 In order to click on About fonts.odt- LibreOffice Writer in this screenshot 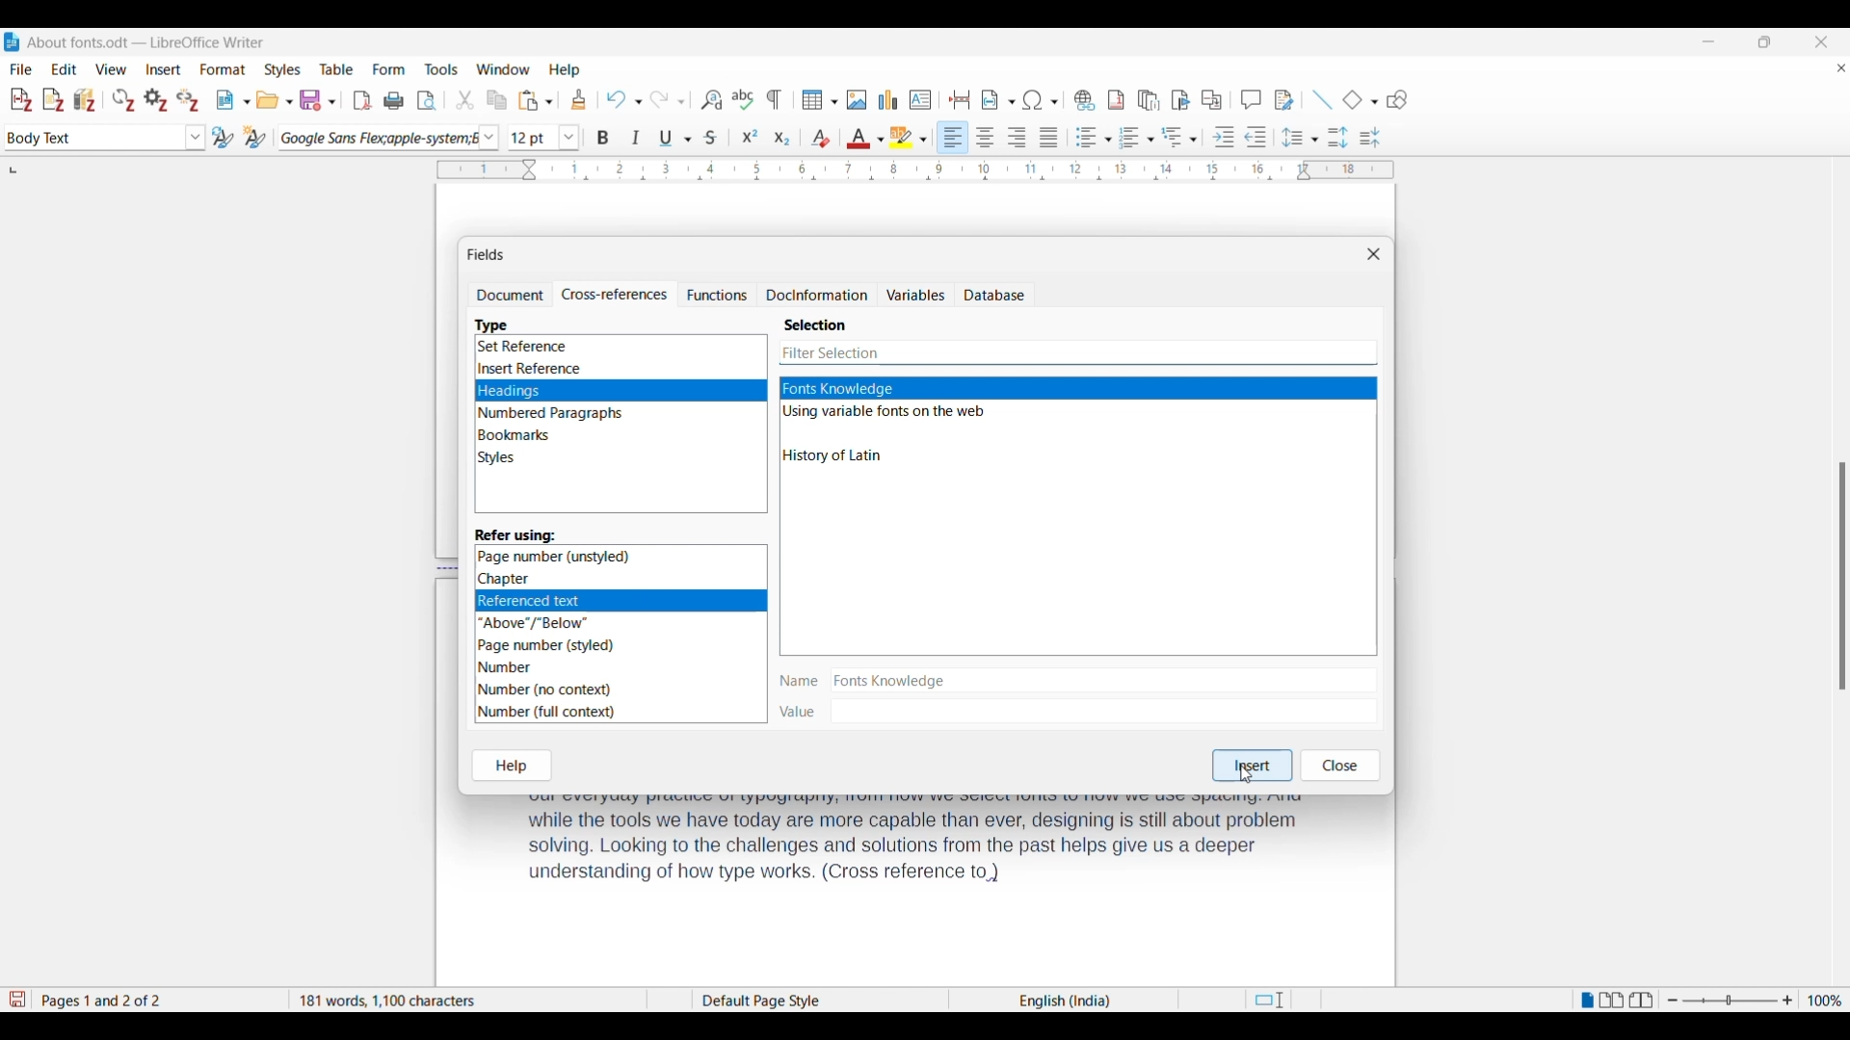, I will do `click(146, 42)`.